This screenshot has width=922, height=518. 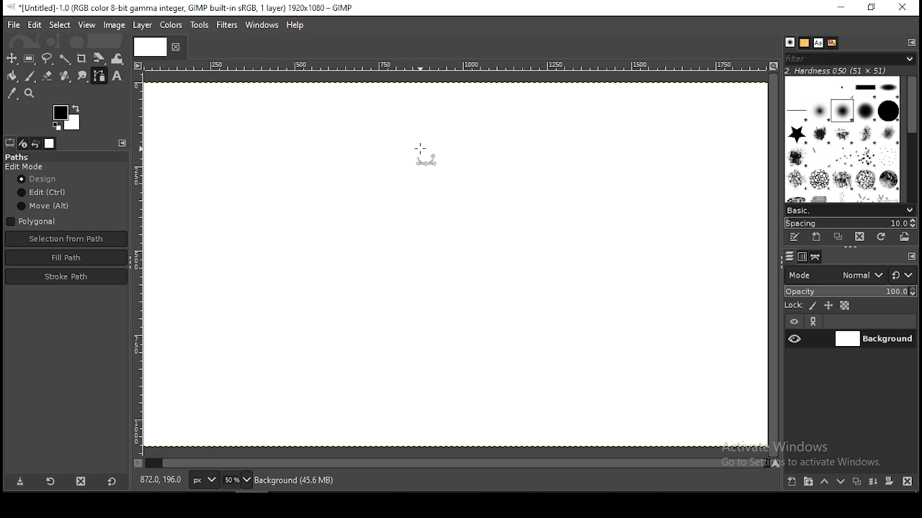 What do you see at coordinates (21, 157) in the screenshot?
I see `paths` at bounding box center [21, 157].